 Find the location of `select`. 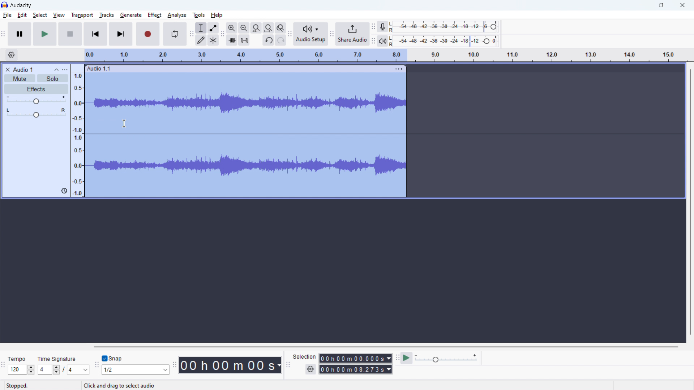

select is located at coordinates (40, 15).